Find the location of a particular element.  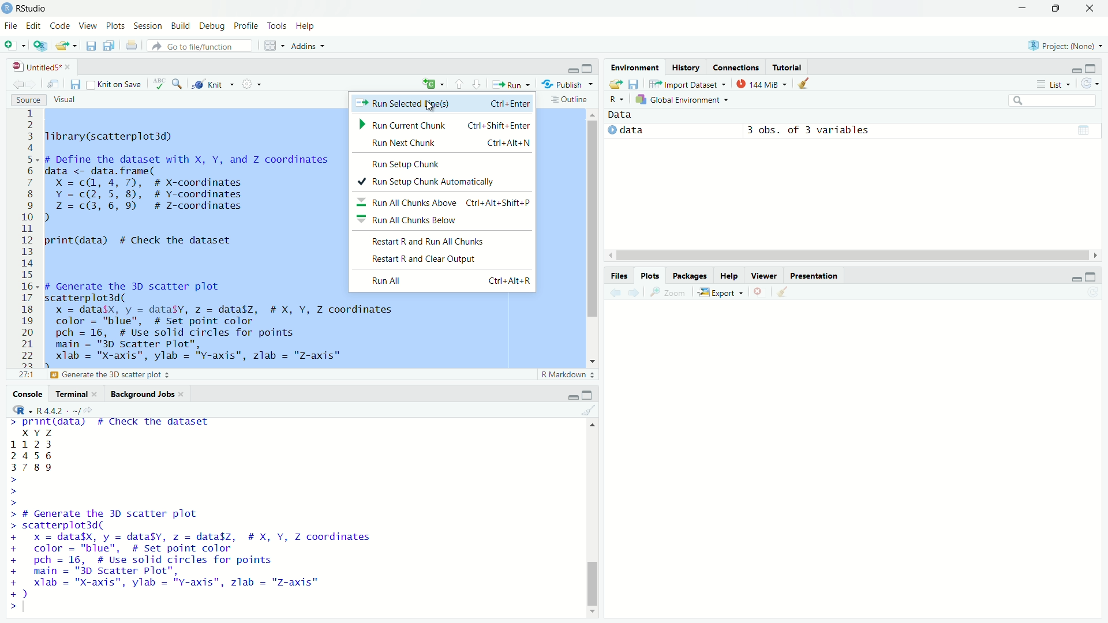

next plot is located at coordinates (633, 293).